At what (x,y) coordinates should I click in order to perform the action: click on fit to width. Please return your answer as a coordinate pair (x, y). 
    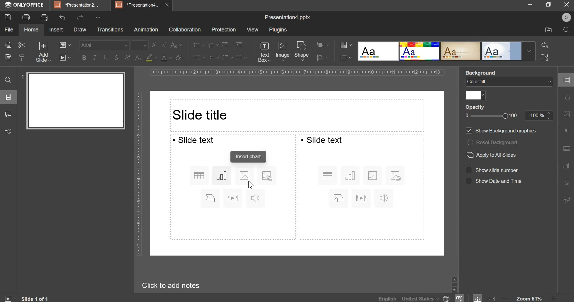
    Looking at the image, I should click on (492, 298).